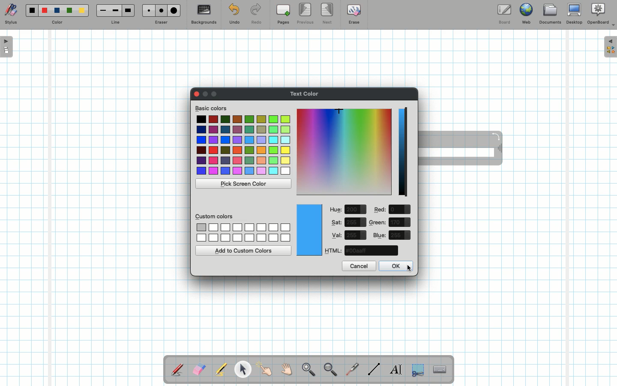  I want to click on Blue, so click(380, 235).